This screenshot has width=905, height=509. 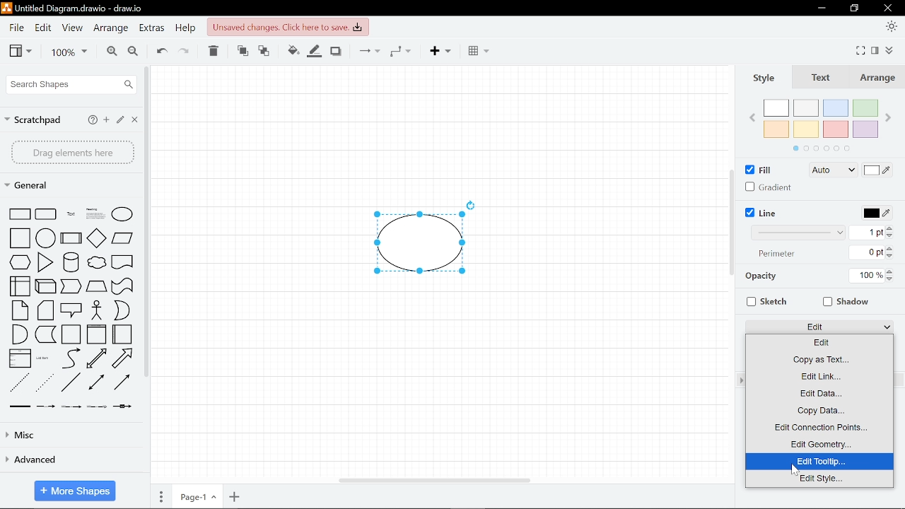 I want to click on Cursor, so click(x=796, y=467).